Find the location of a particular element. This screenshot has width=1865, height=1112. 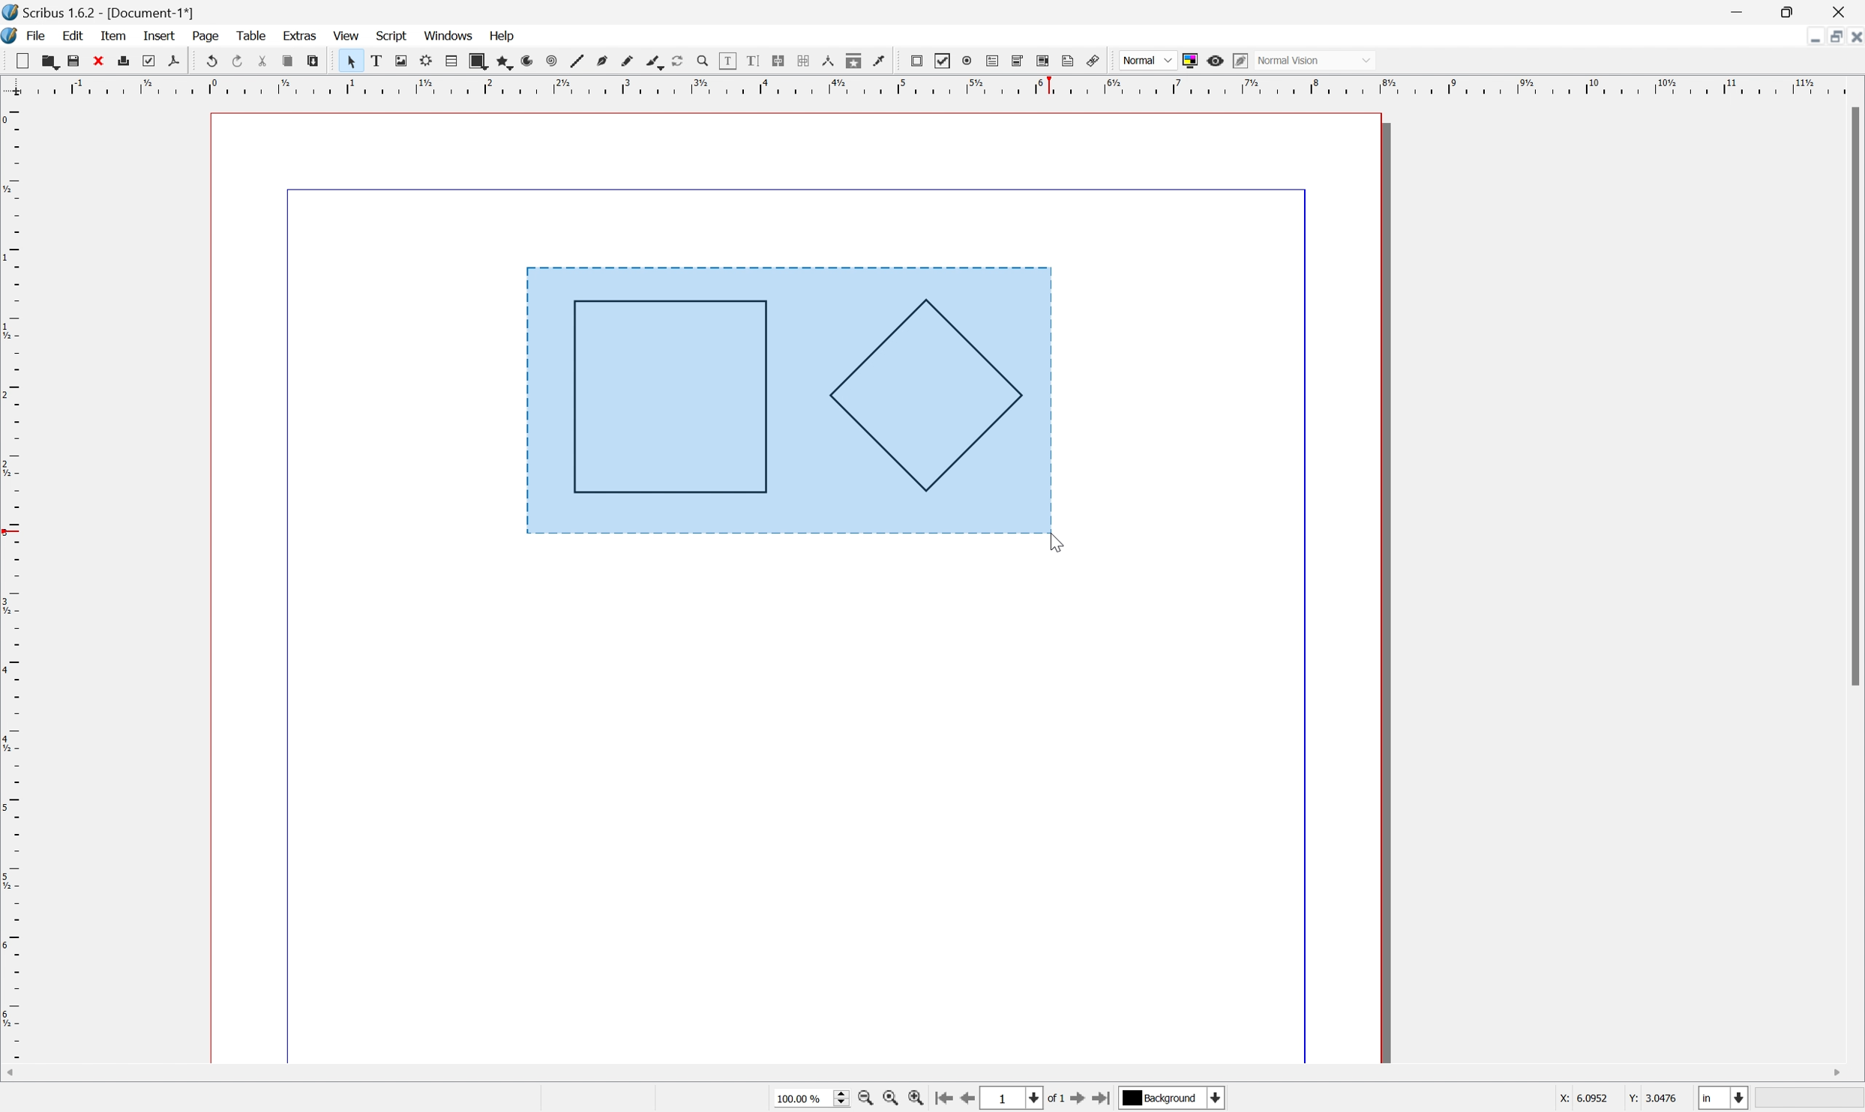

save as pdf is located at coordinates (178, 58).